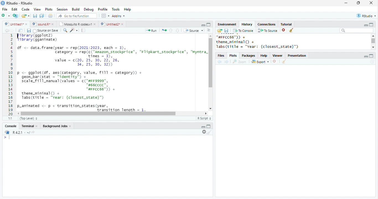 The width and height of the screenshot is (378, 199). Describe the element at coordinates (221, 56) in the screenshot. I see `Files` at that location.